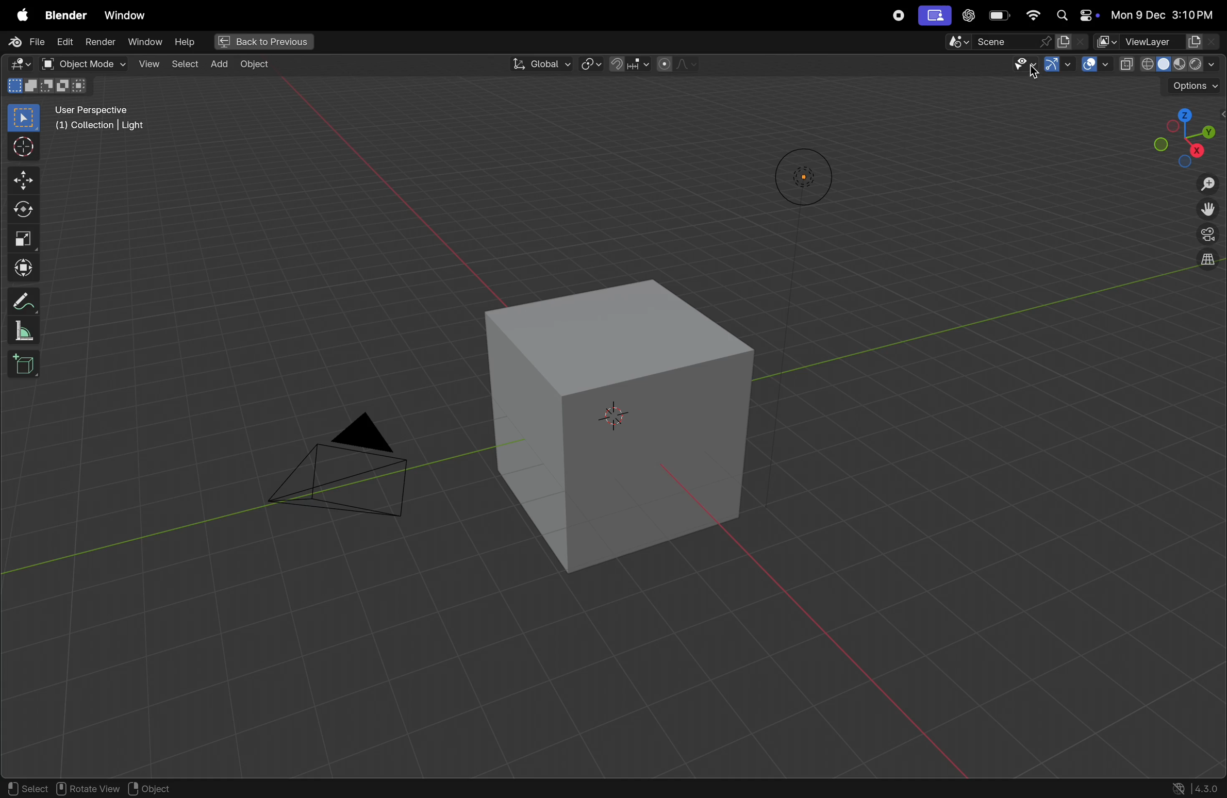  I want to click on versiom, so click(1196, 789).